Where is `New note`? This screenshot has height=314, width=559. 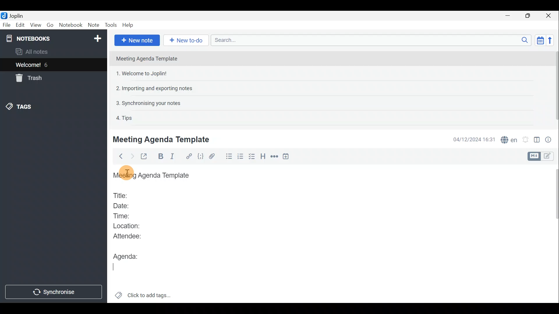 New note is located at coordinates (137, 40).